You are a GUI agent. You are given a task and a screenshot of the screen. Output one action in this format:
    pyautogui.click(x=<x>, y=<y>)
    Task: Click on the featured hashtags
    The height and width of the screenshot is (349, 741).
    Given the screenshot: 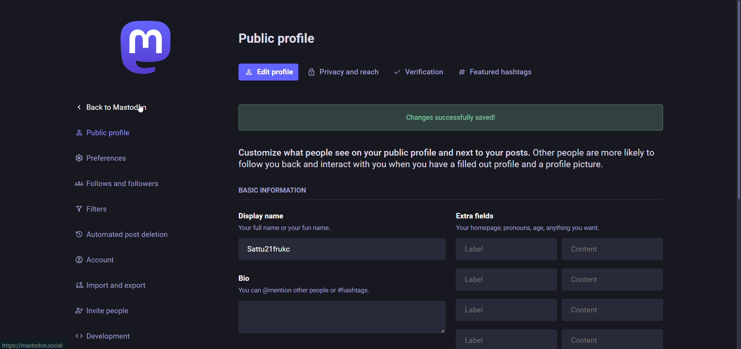 What is the action you would take?
    pyautogui.click(x=497, y=71)
    